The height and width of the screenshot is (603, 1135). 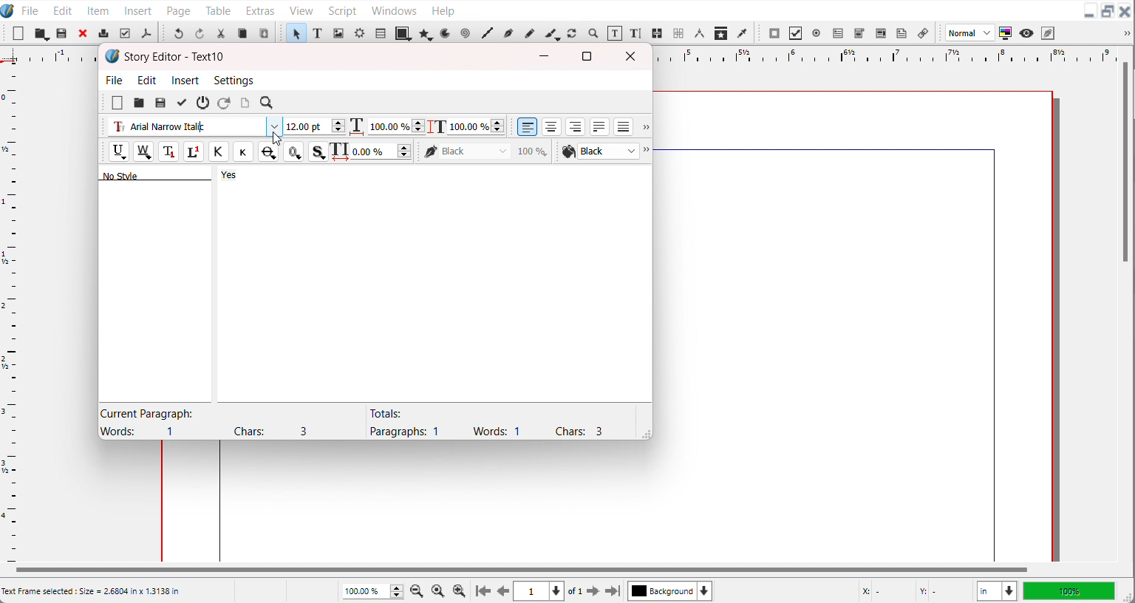 What do you see at coordinates (264, 33) in the screenshot?
I see `Paste` at bounding box center [264, 33].